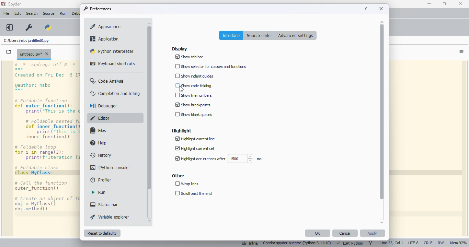 The height and width of the screenshot is (247, 469). I want to click on status bar, so click(104, 204).